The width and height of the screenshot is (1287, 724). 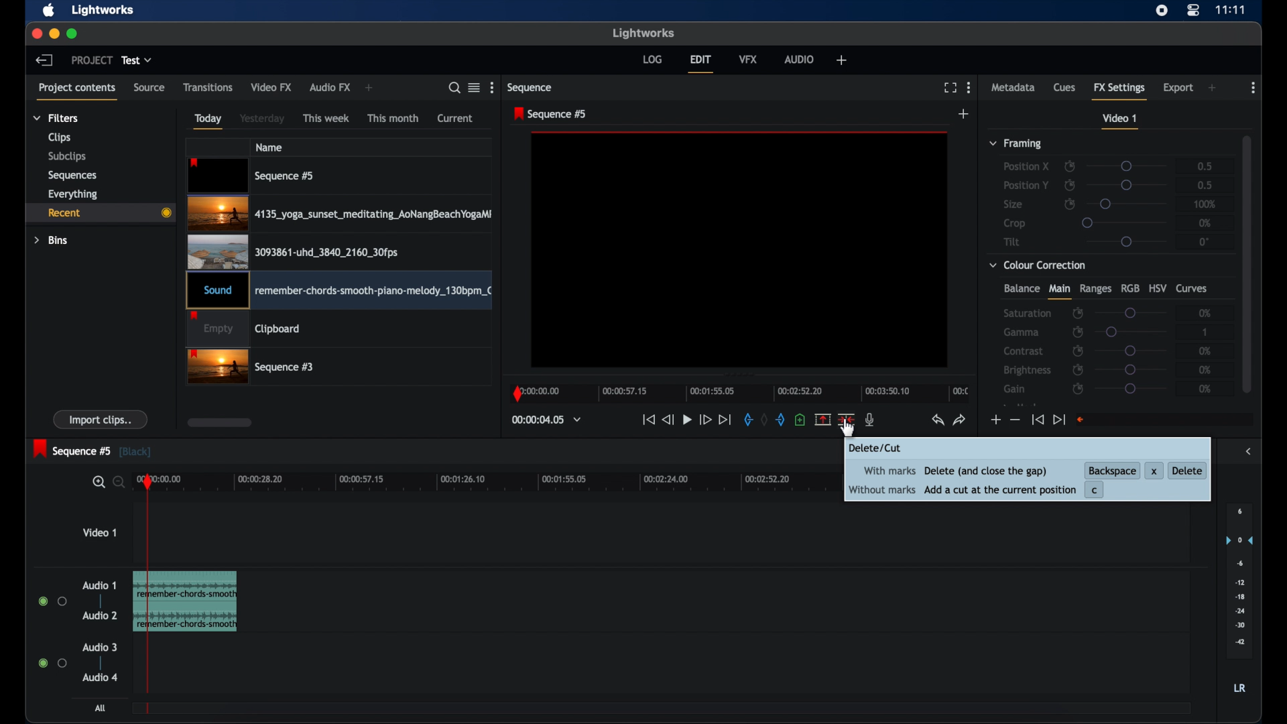 I want to click on everything, so click(x=74, y=194).